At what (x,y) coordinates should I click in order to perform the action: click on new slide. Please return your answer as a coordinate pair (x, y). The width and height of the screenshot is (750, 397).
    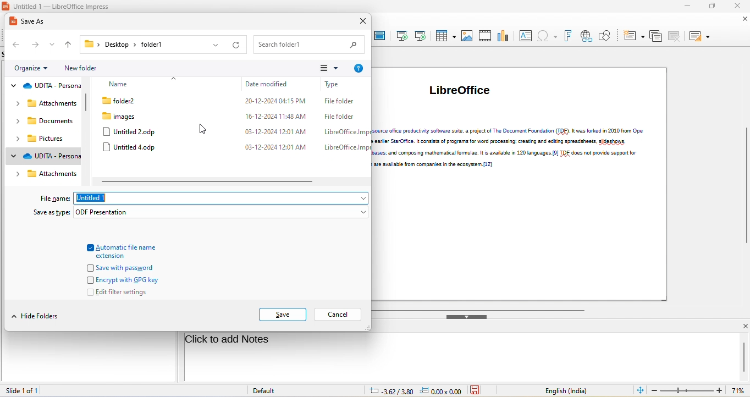
    Looking at the image, I should click on (635, 36).